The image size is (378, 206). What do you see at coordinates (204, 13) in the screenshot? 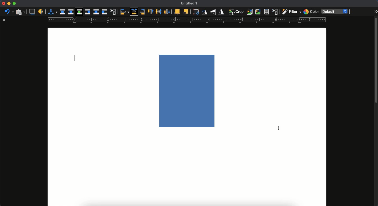
I see `rotate 90 degree right` at bounding box center [204, 13].